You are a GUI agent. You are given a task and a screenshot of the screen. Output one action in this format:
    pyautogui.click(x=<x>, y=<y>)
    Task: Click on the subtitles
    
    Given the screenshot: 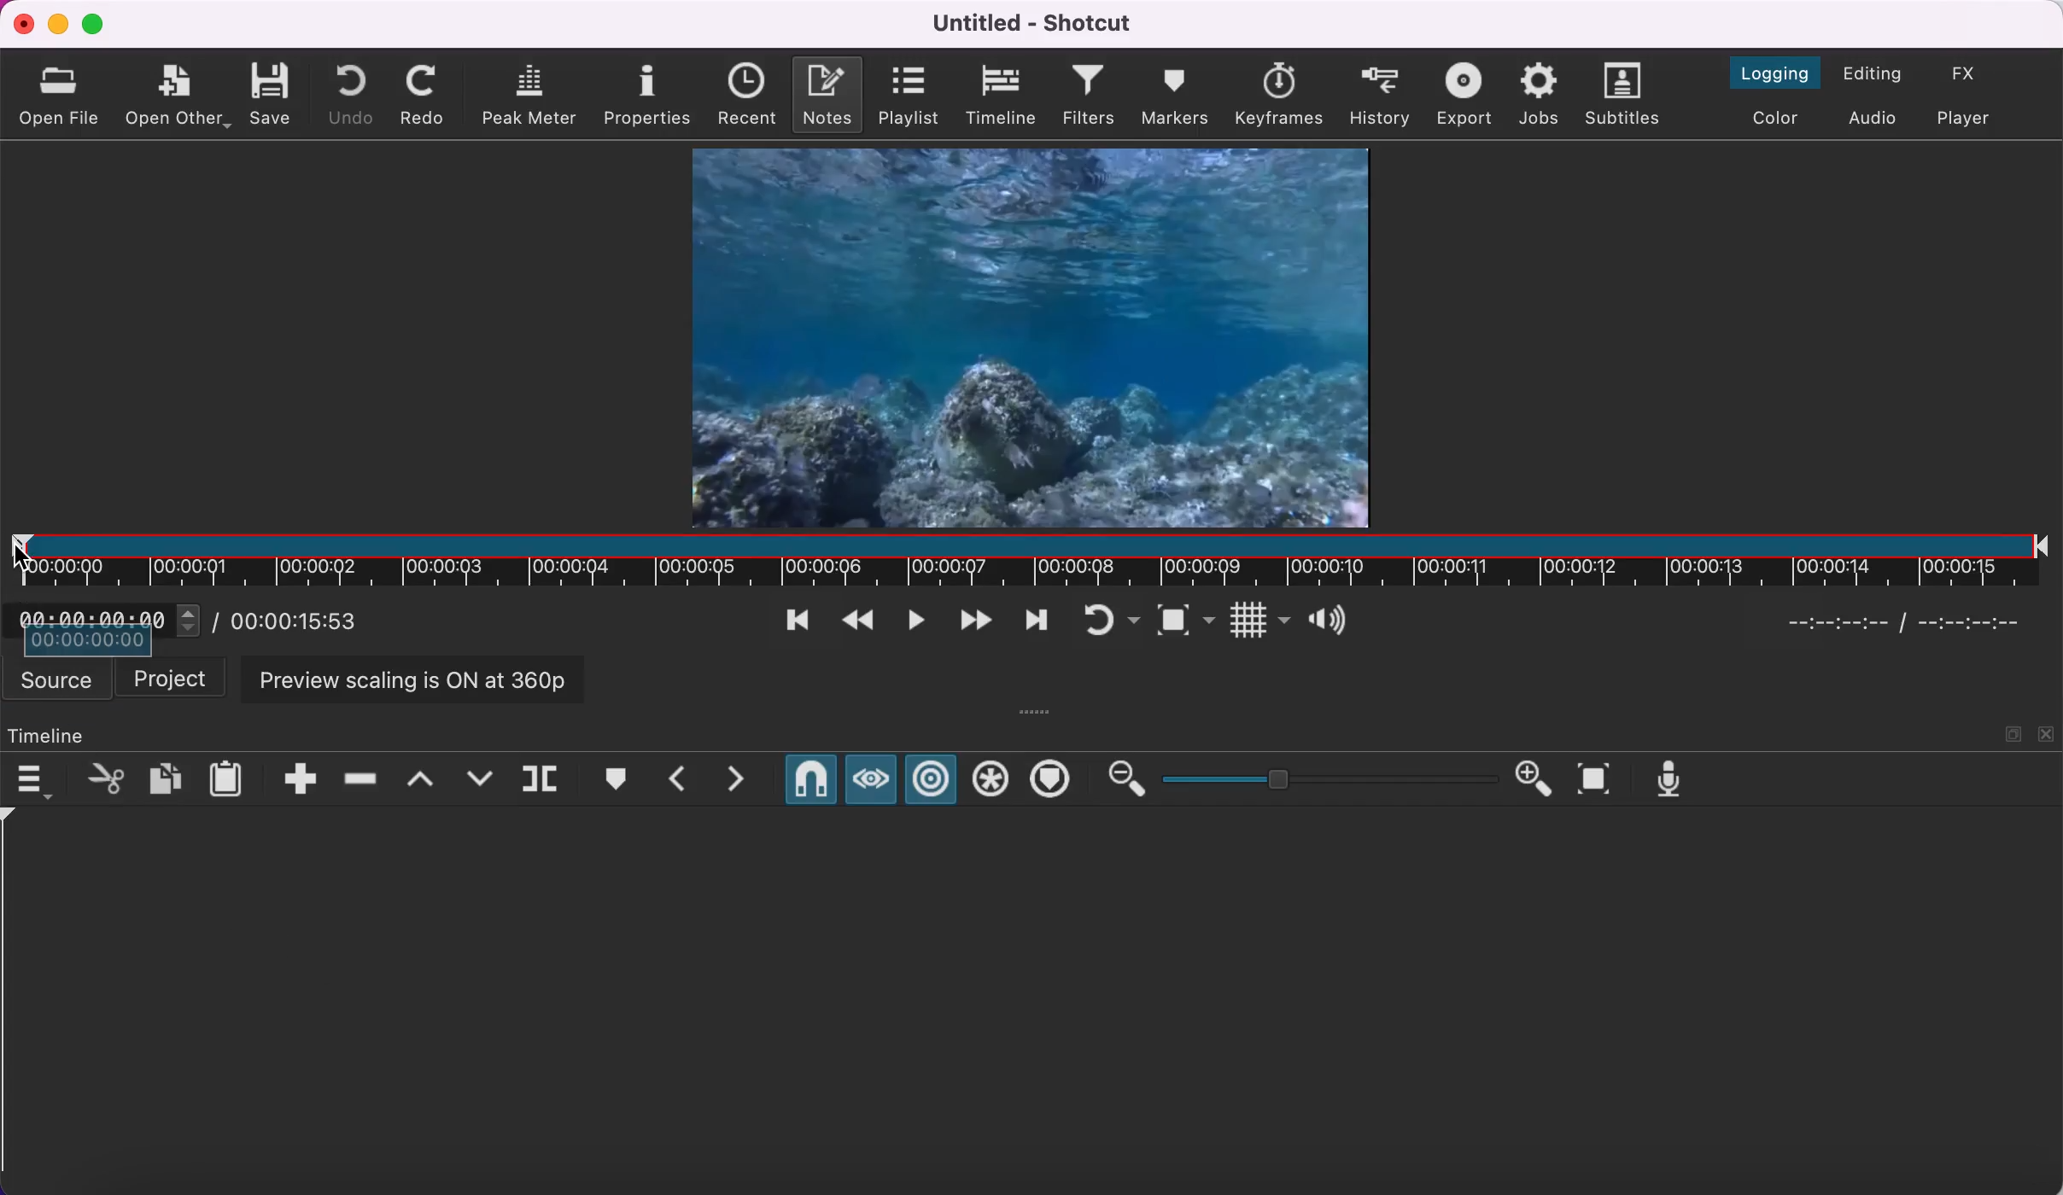 What is the action you would take?
    pyautogui.click(x=1628, y=95)
    